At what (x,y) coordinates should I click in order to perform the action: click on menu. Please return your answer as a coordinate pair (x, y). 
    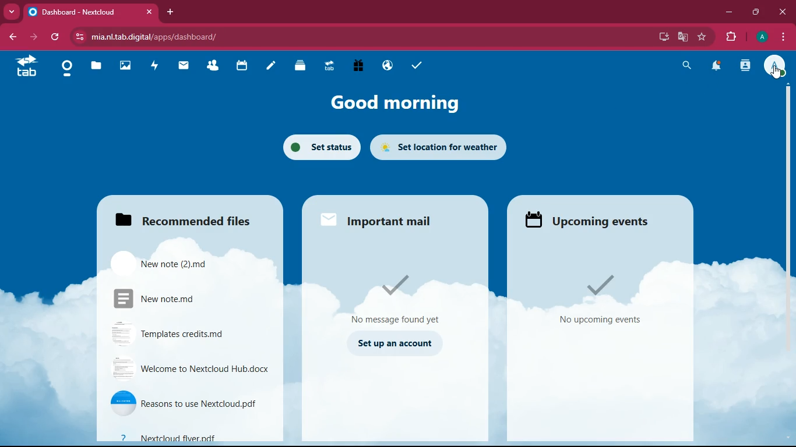
    Looking at the image, I should click on (781, 37).